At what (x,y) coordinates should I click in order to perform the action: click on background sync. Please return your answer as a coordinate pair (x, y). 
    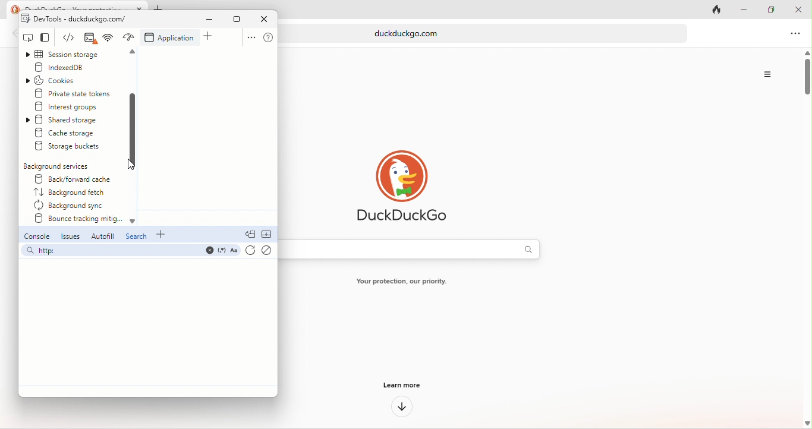
    Looking at the image, I should click on (71, 206).